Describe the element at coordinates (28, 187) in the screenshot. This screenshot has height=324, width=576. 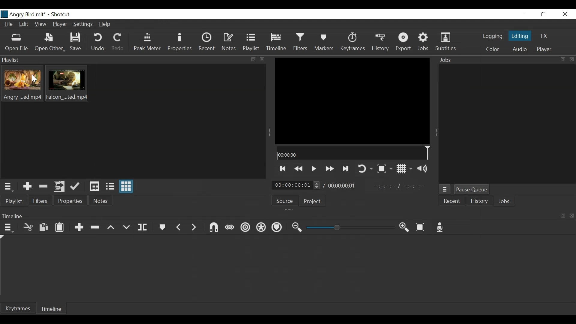
I see `Add the Source to the laylist` at that location.